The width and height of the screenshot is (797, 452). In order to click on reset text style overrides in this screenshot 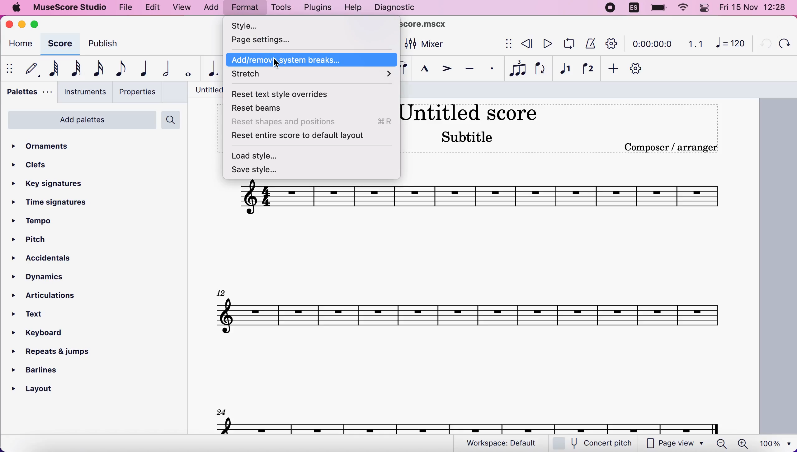, I will do `click(287, 94)`.